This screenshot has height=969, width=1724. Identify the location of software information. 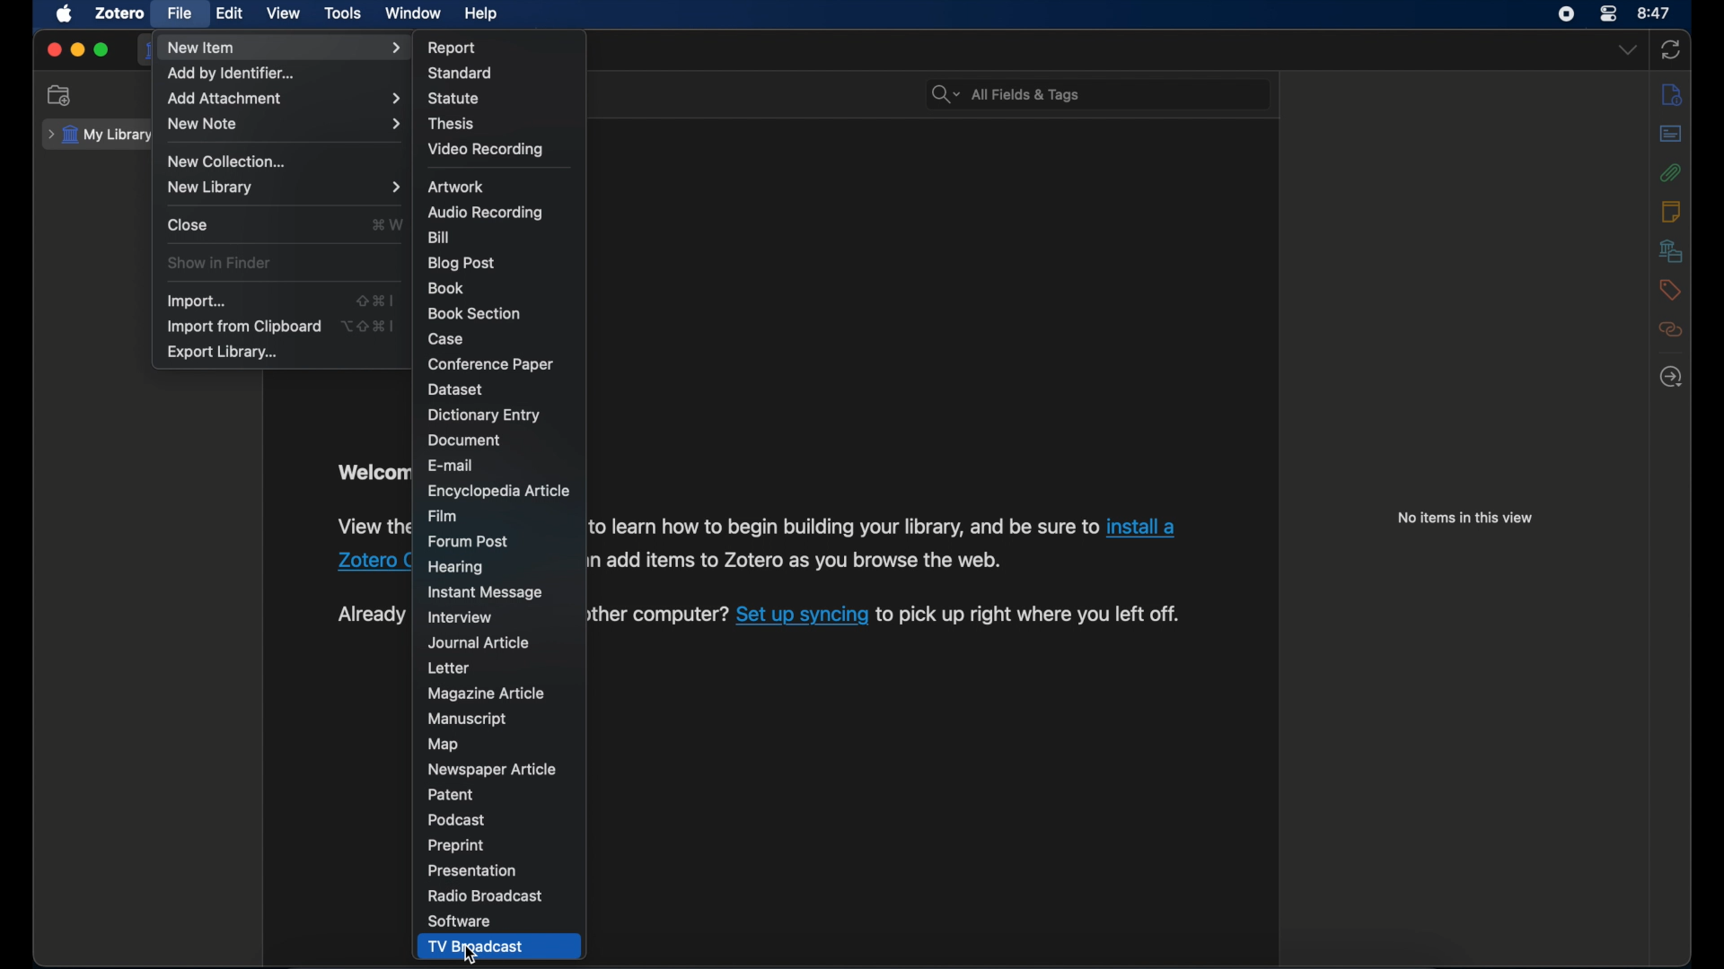
(659, 620).